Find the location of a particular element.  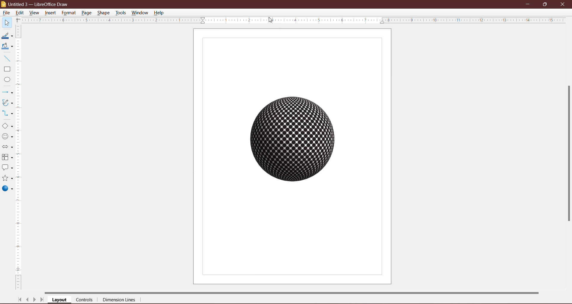

Scroll to previous page is located at coordinates (28, 300).